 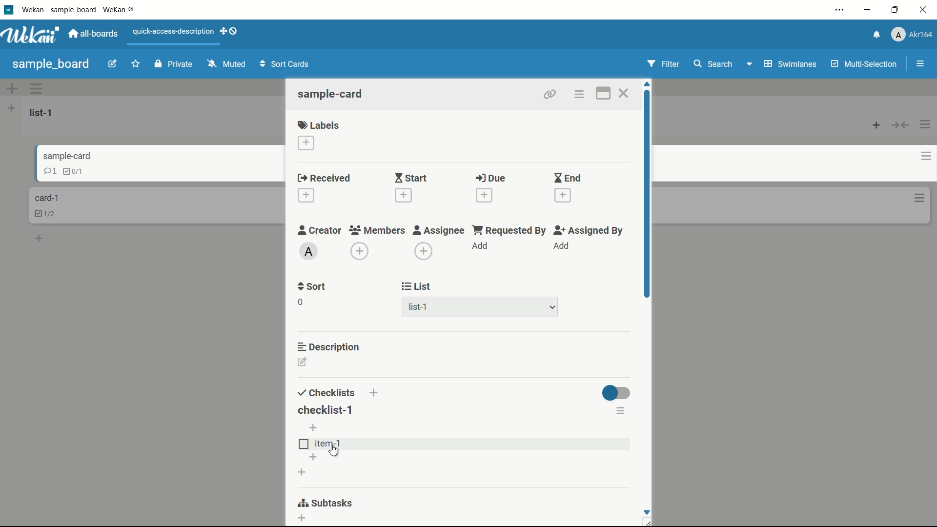 What do you see at coordinates (423, 251) in the screenshot?
I see `dd assignee` at bounding box center [423, 251].